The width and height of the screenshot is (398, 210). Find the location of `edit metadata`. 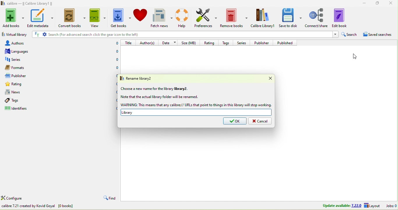

edit metadata is located at coordinates (40, 18).